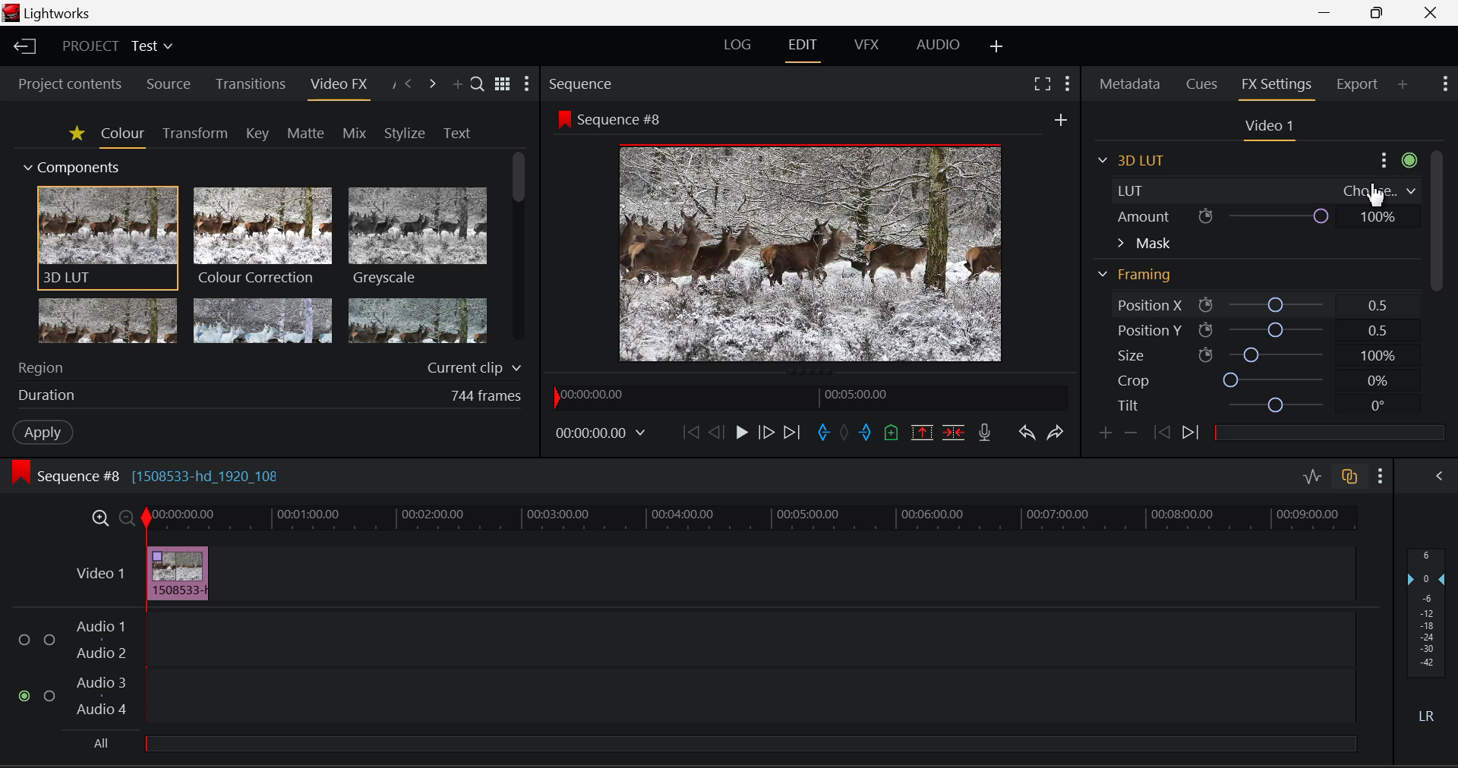 This screenshot has width=1458, height=768. Describe the element at coordinates (1375, 194) in the screenshot. I see `Cursor Position` at that location.